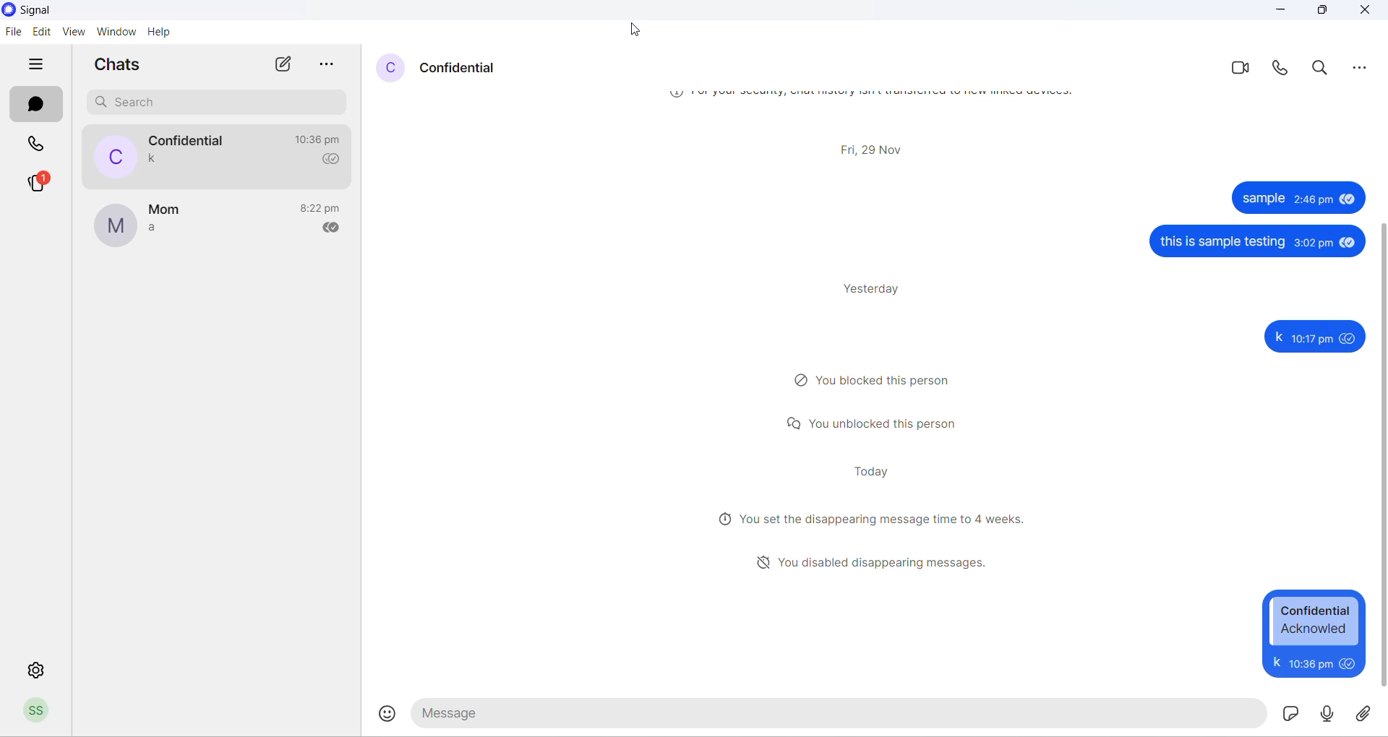 The height and width of the screenshot is (737, 1388). Describe the element at coordinates (116, 64) in the screenshot. I see `chats heading` at that location.